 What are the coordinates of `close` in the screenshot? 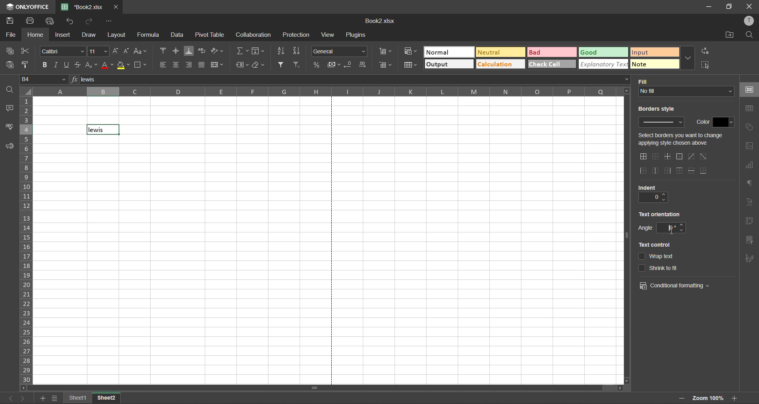 It's located at (750, 7).